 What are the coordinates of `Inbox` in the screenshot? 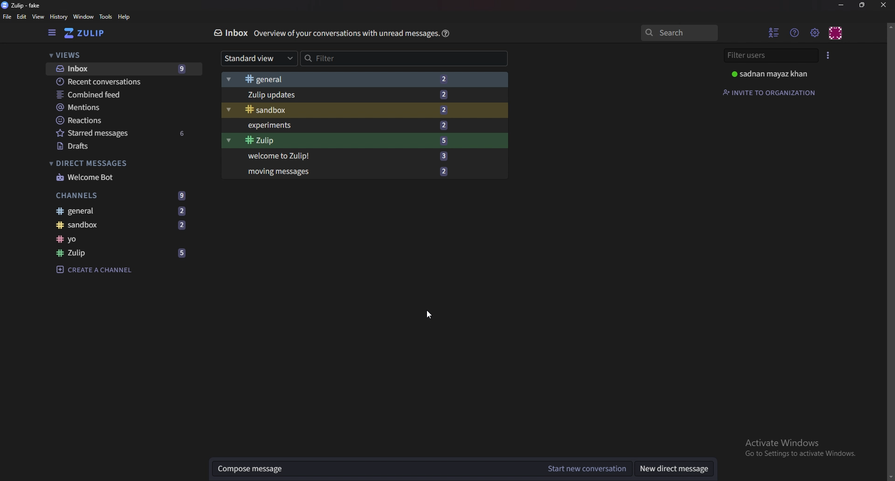 It's located at (127, 69).